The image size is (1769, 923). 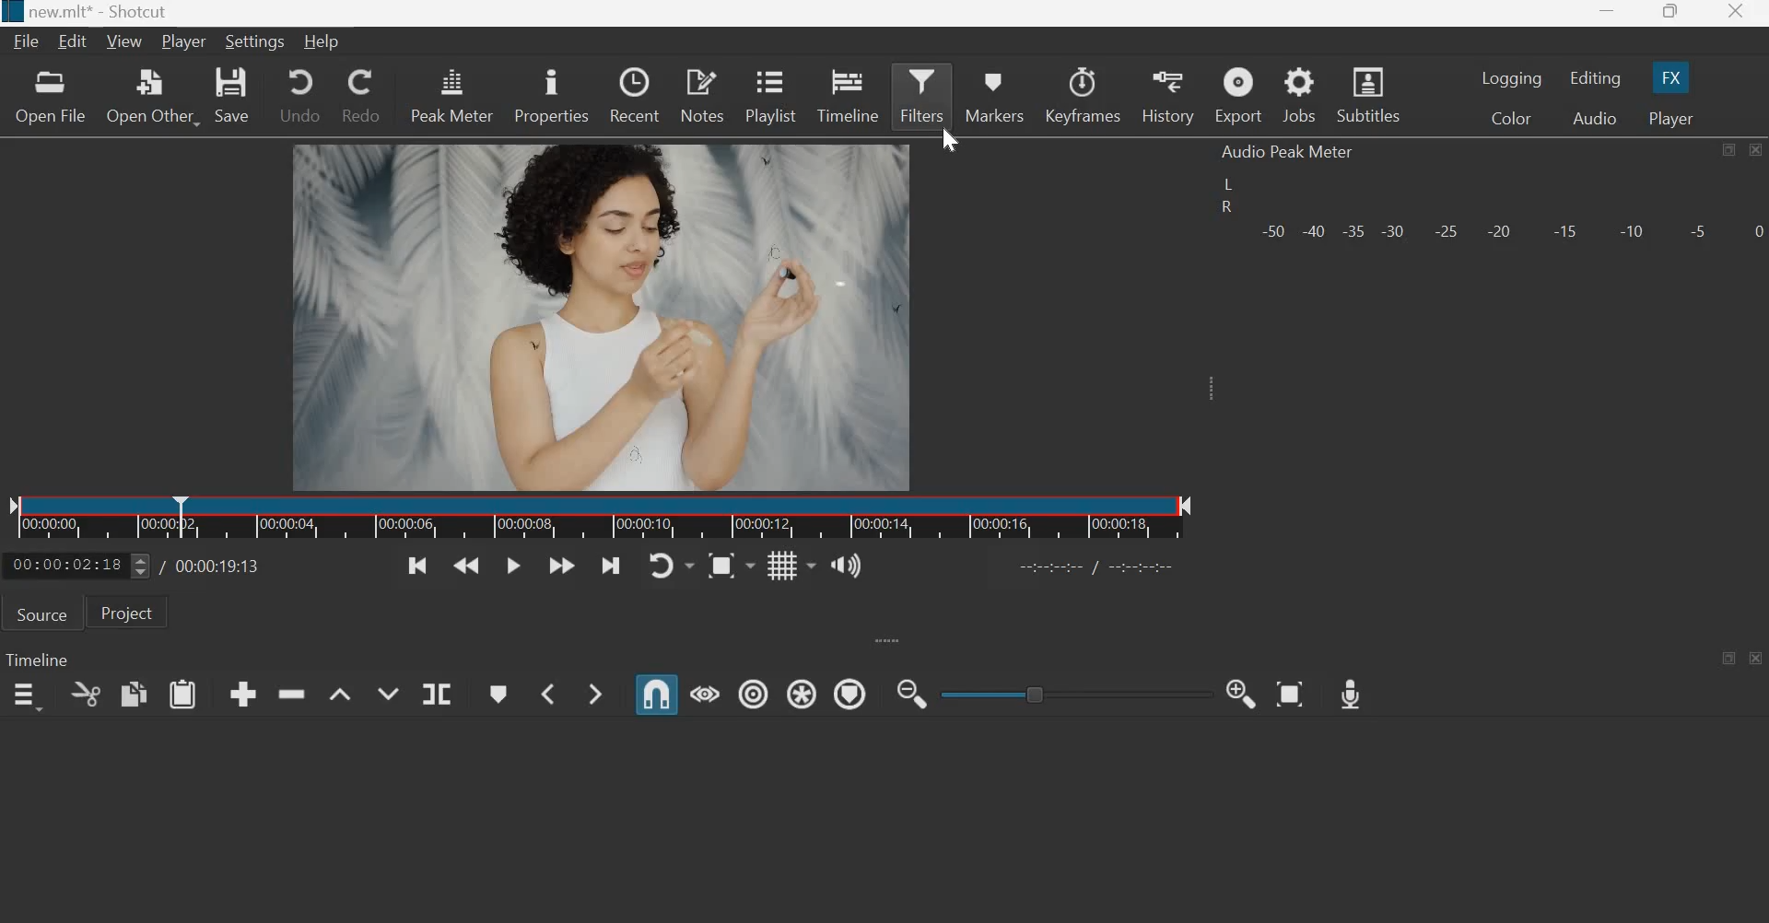 What do you see at coordinates (257, 41) in the screenshot?
I see `Settings` at bounding box center [257, 41].